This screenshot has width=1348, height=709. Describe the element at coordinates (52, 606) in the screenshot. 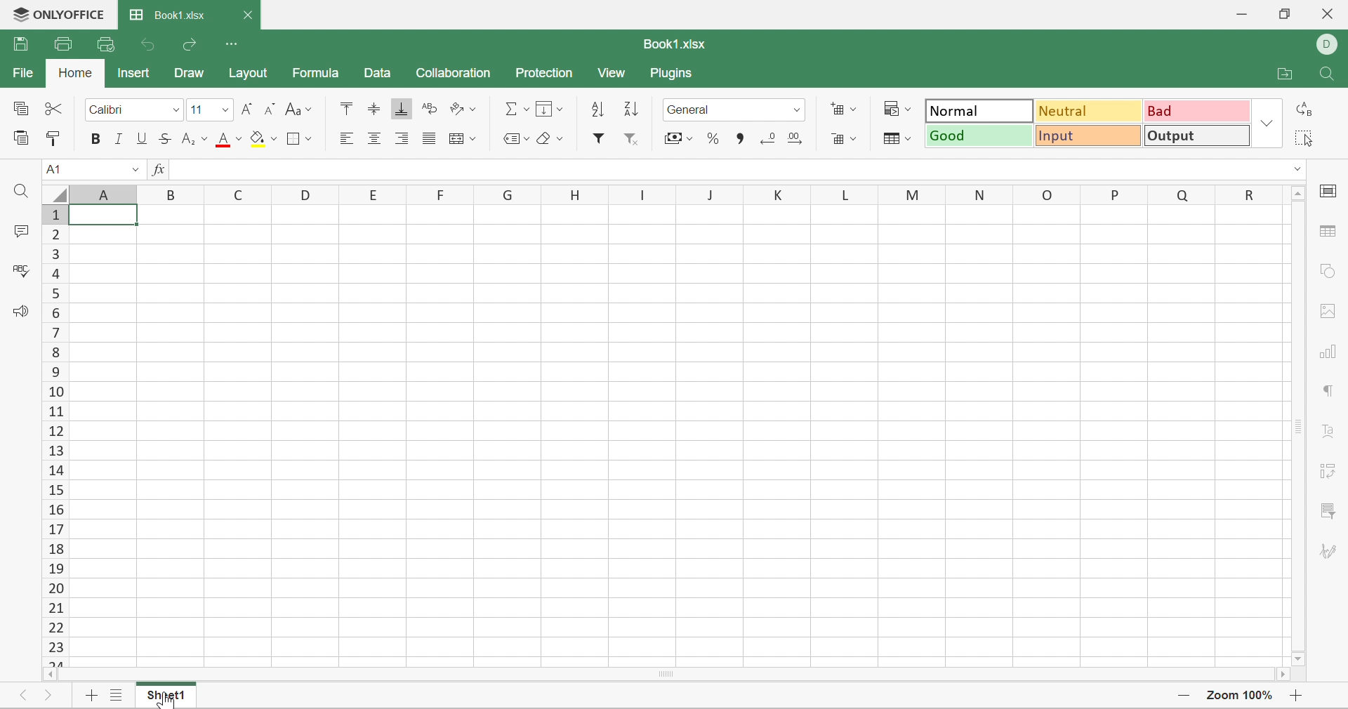

I see `21` at that location.